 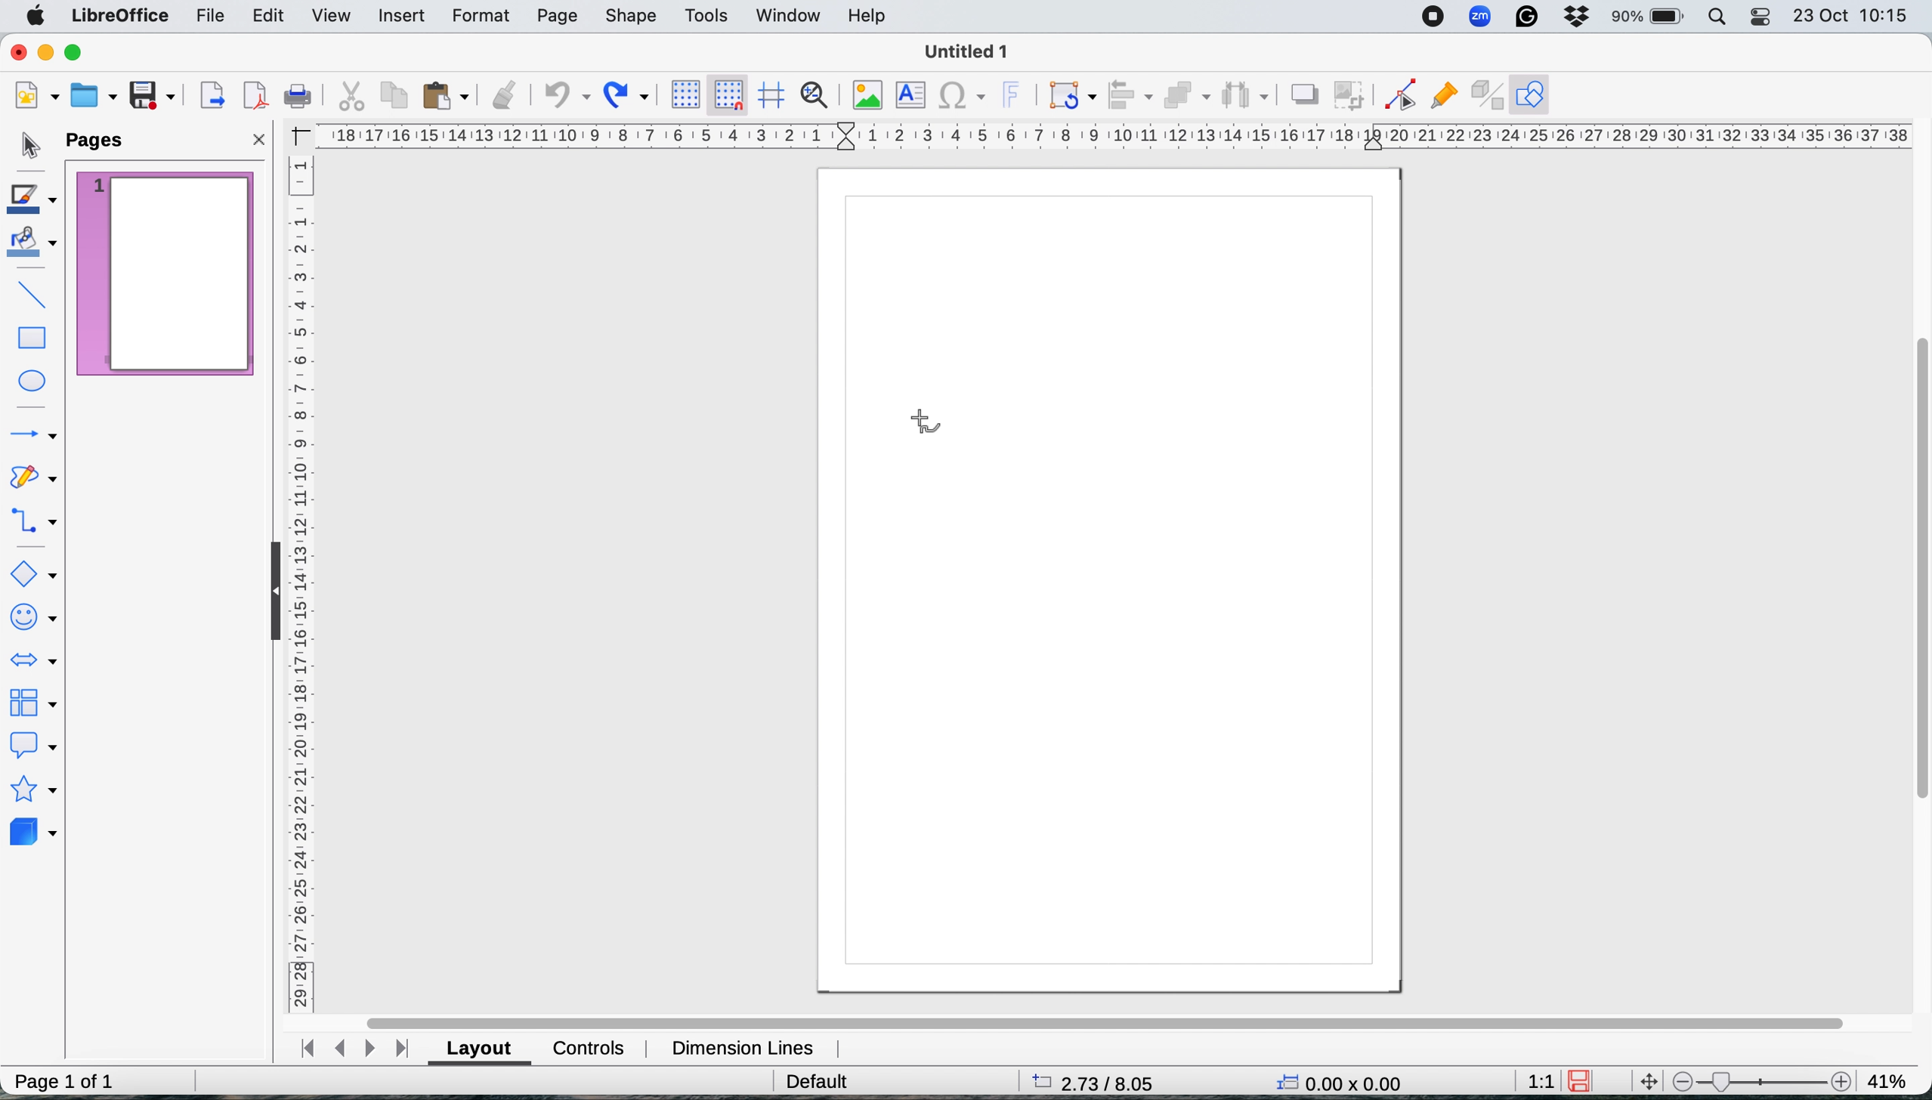 I want to click on select atleast three objects to distribute, so click(x=1245, y=95).